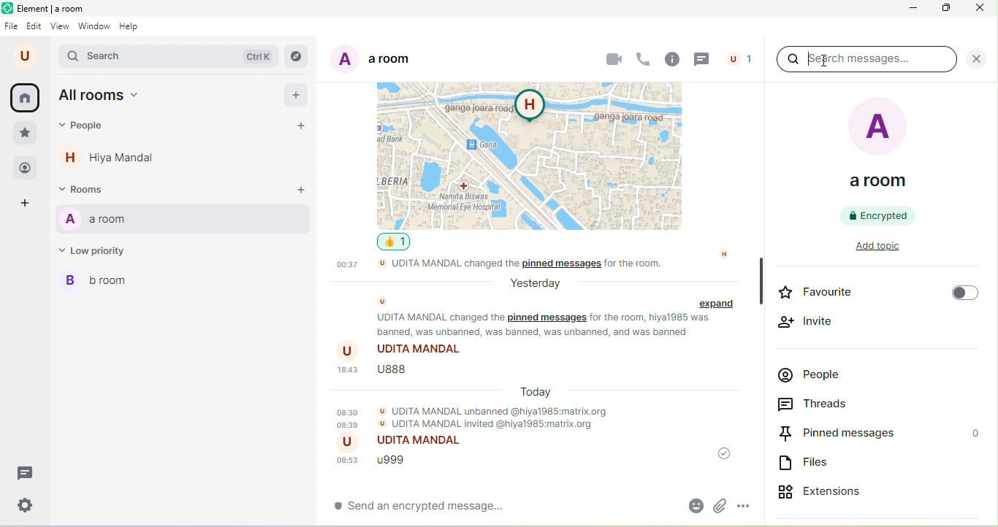 The height and width of the screenshot is (527, 998). What do you see at coordinates (721, 504) in the screenshot?
I see `attachment` at bounding box center [721, 504].